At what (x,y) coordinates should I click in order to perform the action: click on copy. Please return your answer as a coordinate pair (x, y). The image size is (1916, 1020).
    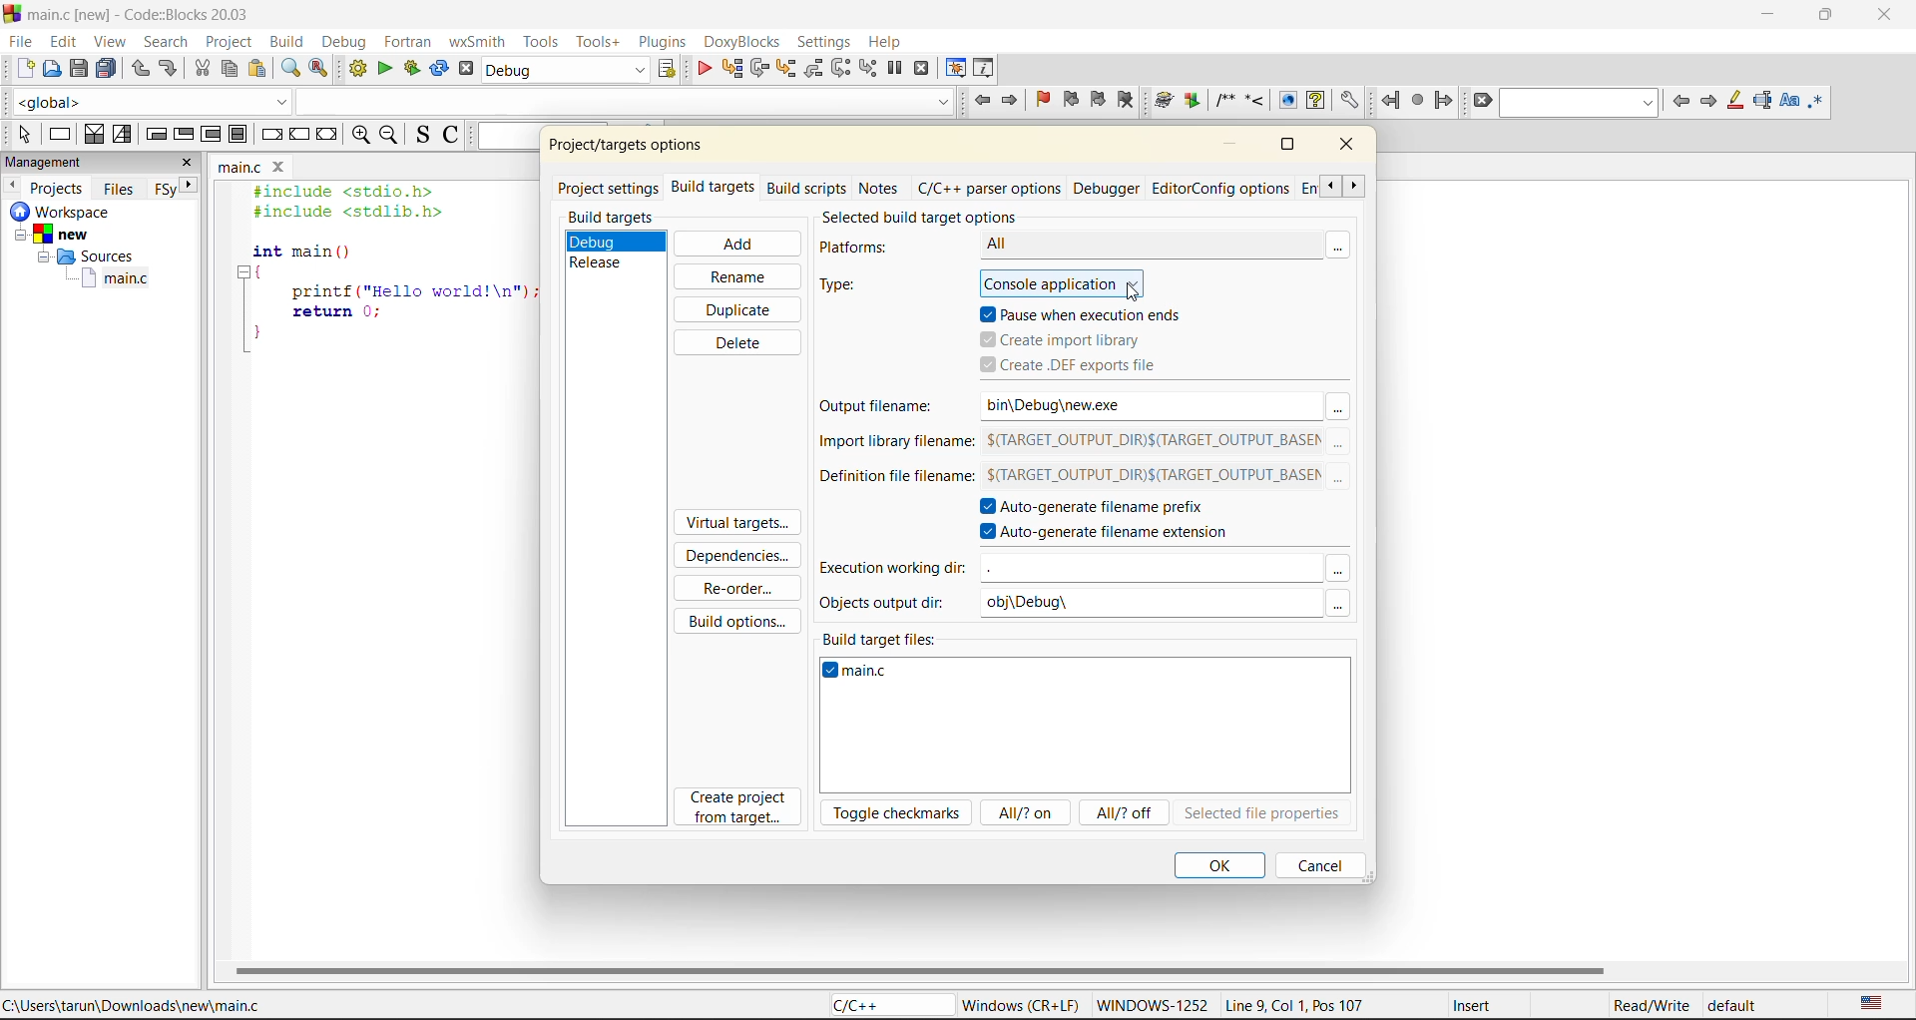
    Looking at the image, I should click on (231, 68).